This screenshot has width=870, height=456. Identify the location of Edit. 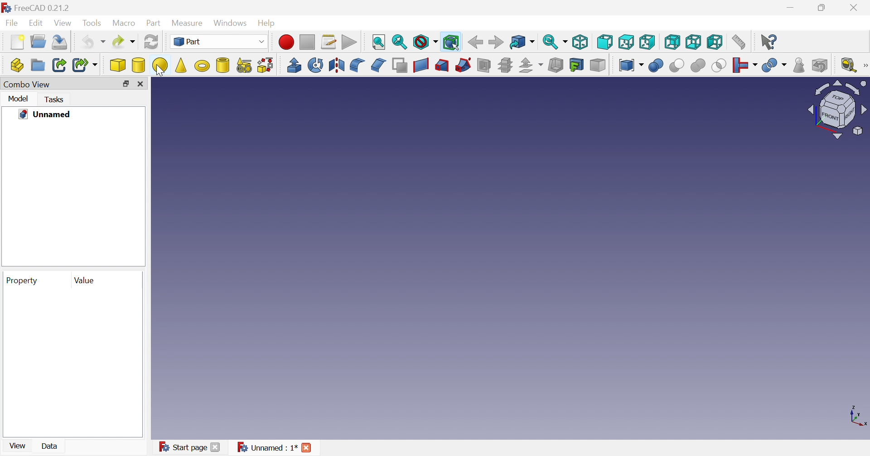
(37, 24).